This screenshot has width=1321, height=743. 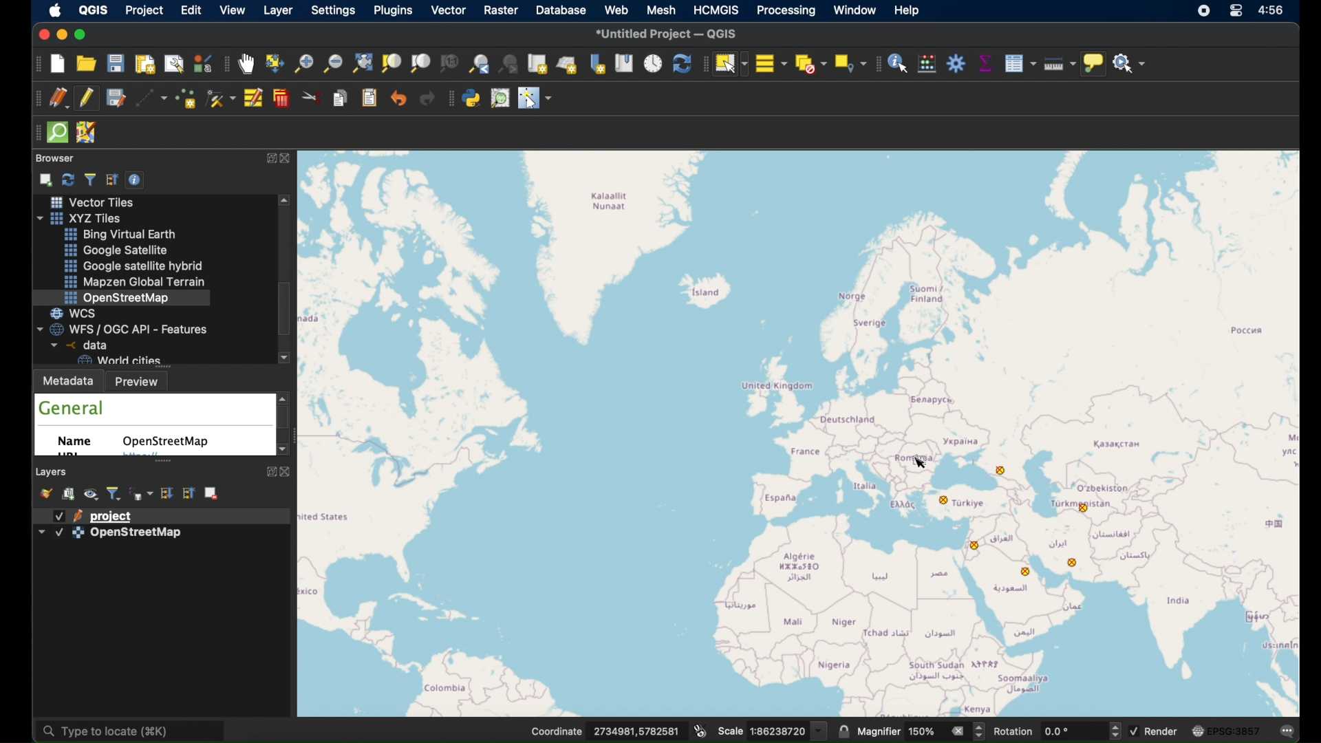 What do you see at coordinates (660, 9) in the screenshot?
I see `mesh` at bounding box center [660, 9].